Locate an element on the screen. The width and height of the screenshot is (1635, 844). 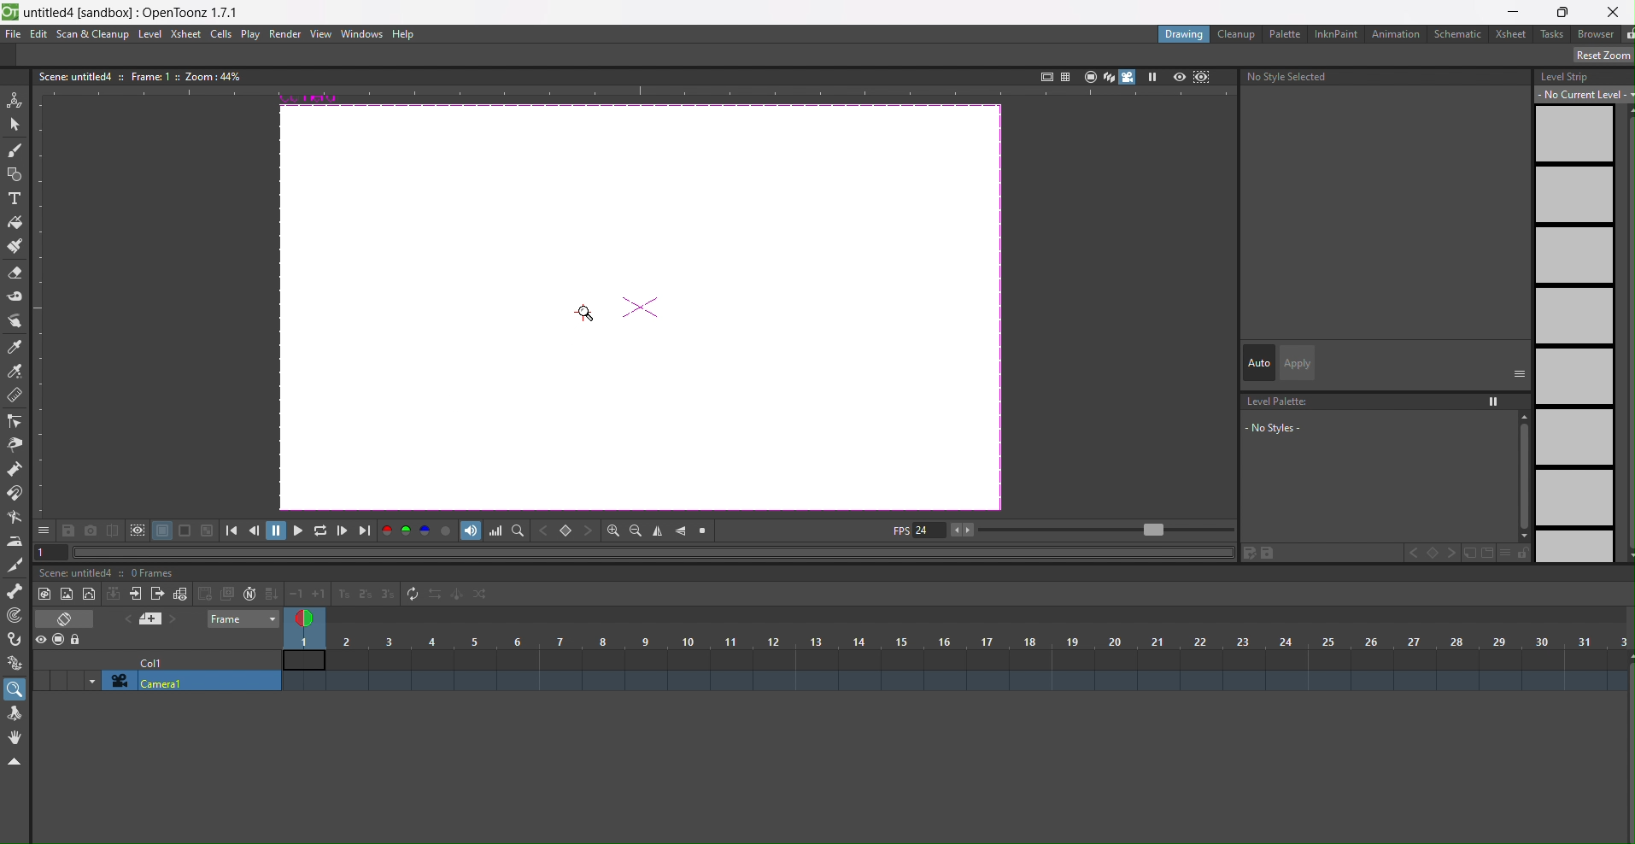
raster toonz level is located at coordinates (43, 594).